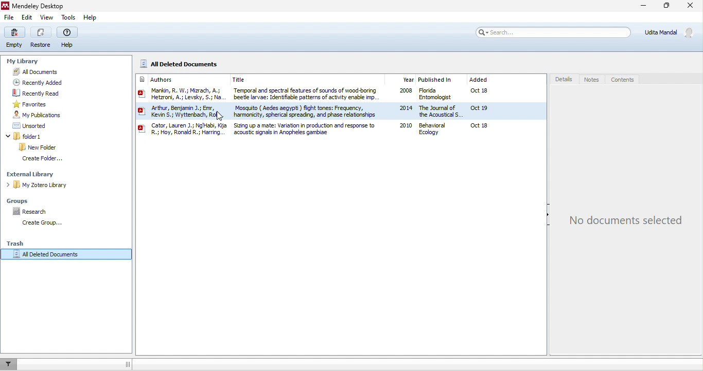 The image size is (703, 371). What do you see at coordinates (10, 17) in the screenshot?
I see `file ` at bounding box center [10, 17].